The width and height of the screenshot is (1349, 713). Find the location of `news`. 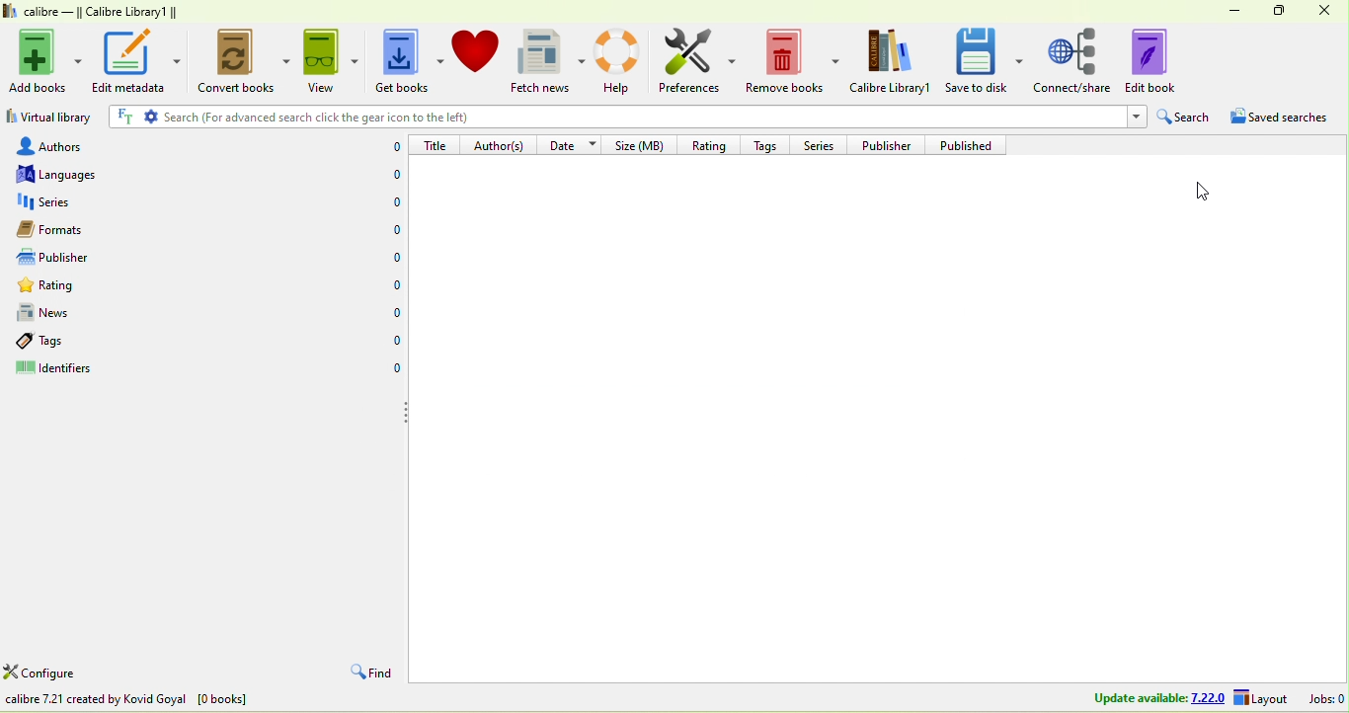

news is located at coordinates (83, 313).